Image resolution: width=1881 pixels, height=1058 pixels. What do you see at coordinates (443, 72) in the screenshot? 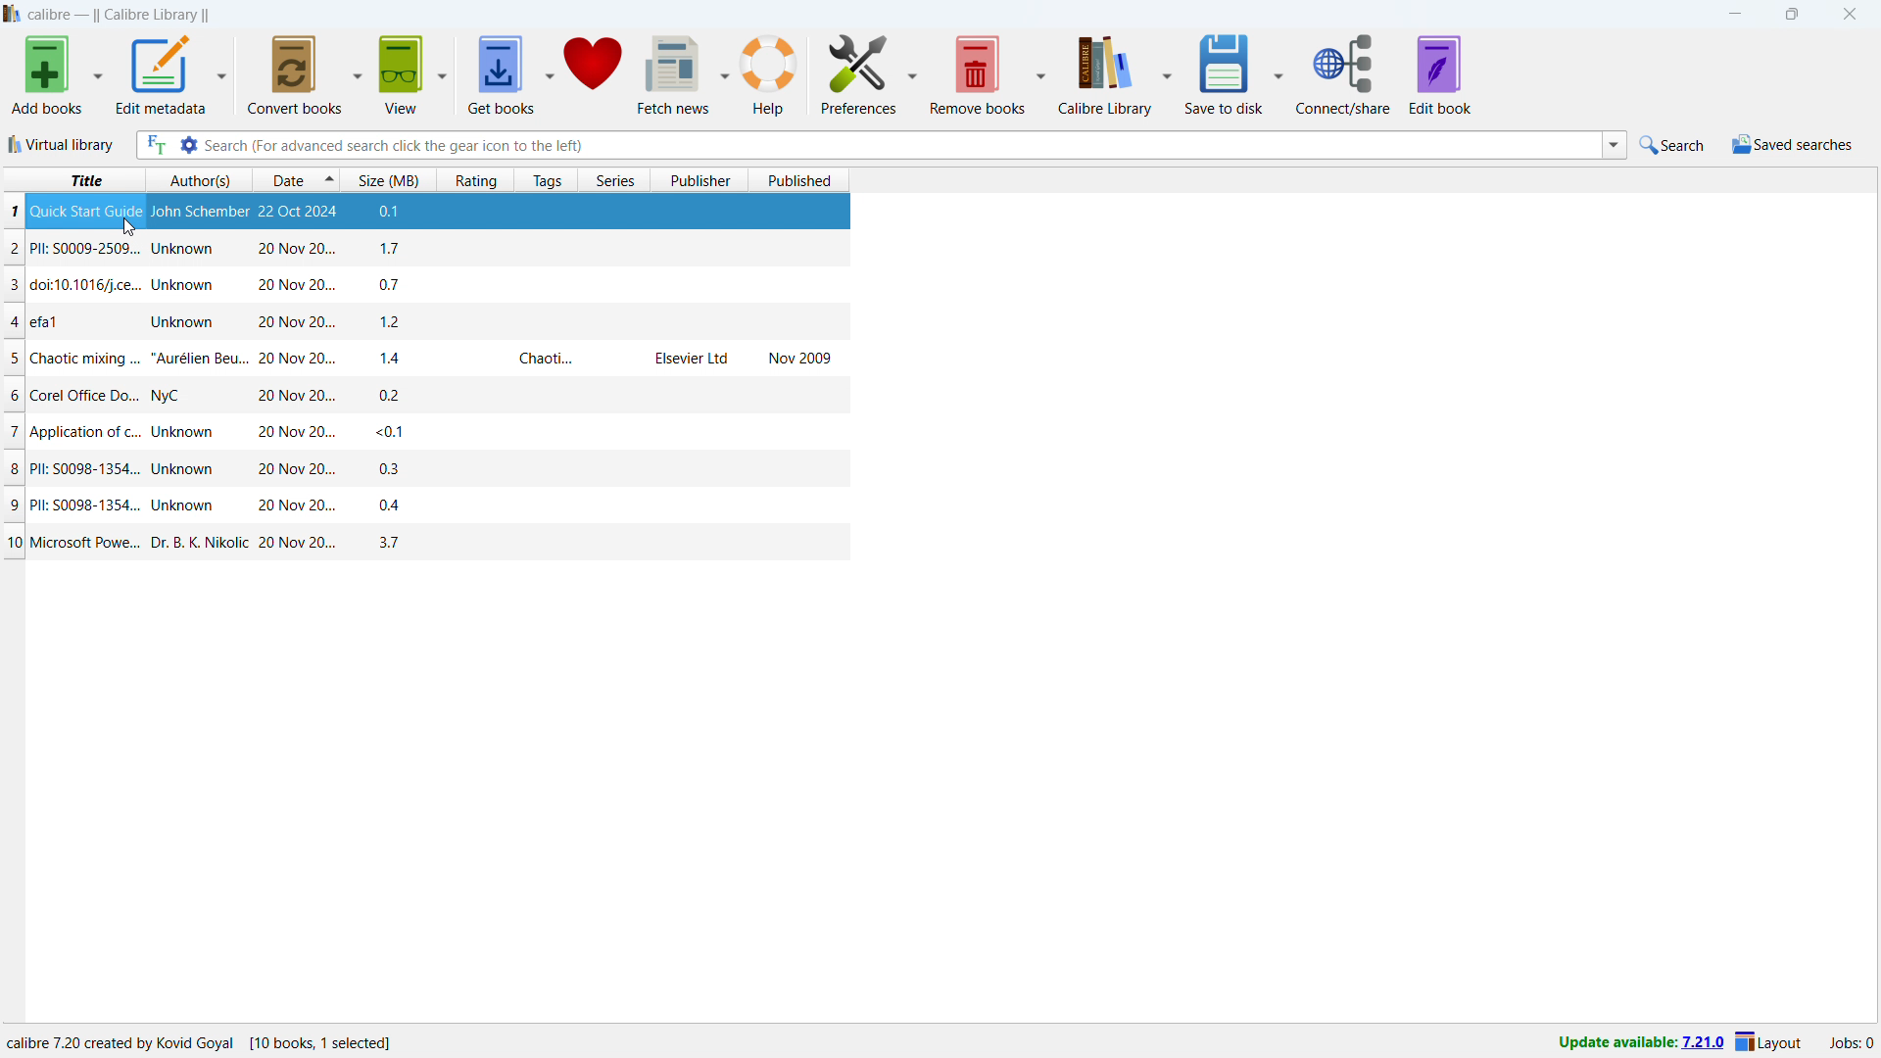
I see `view options` at bounding box center [443, 72].